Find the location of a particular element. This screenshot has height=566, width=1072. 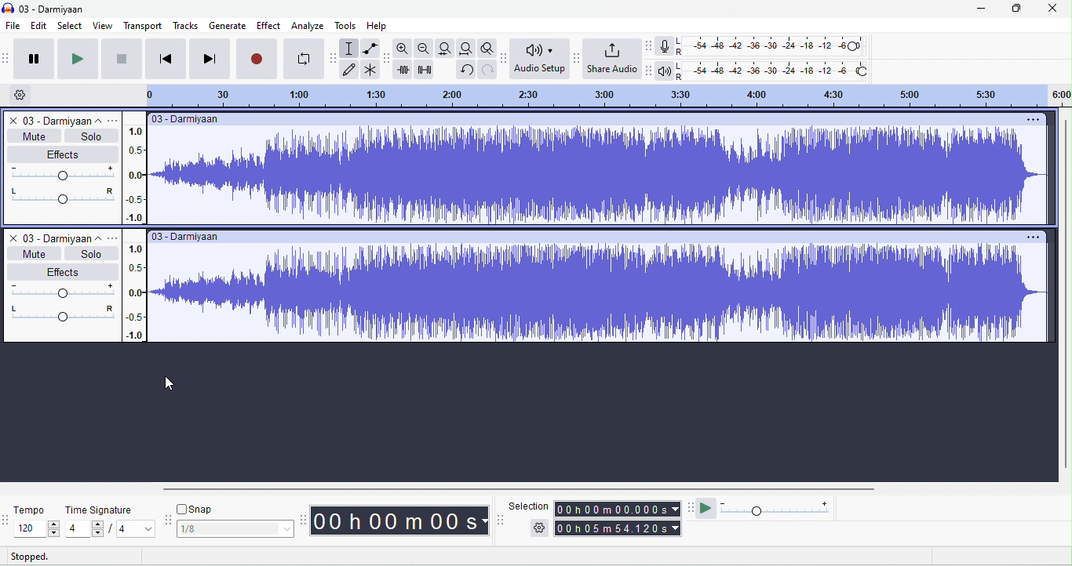

tempo options is located at coordinates (7, 520).